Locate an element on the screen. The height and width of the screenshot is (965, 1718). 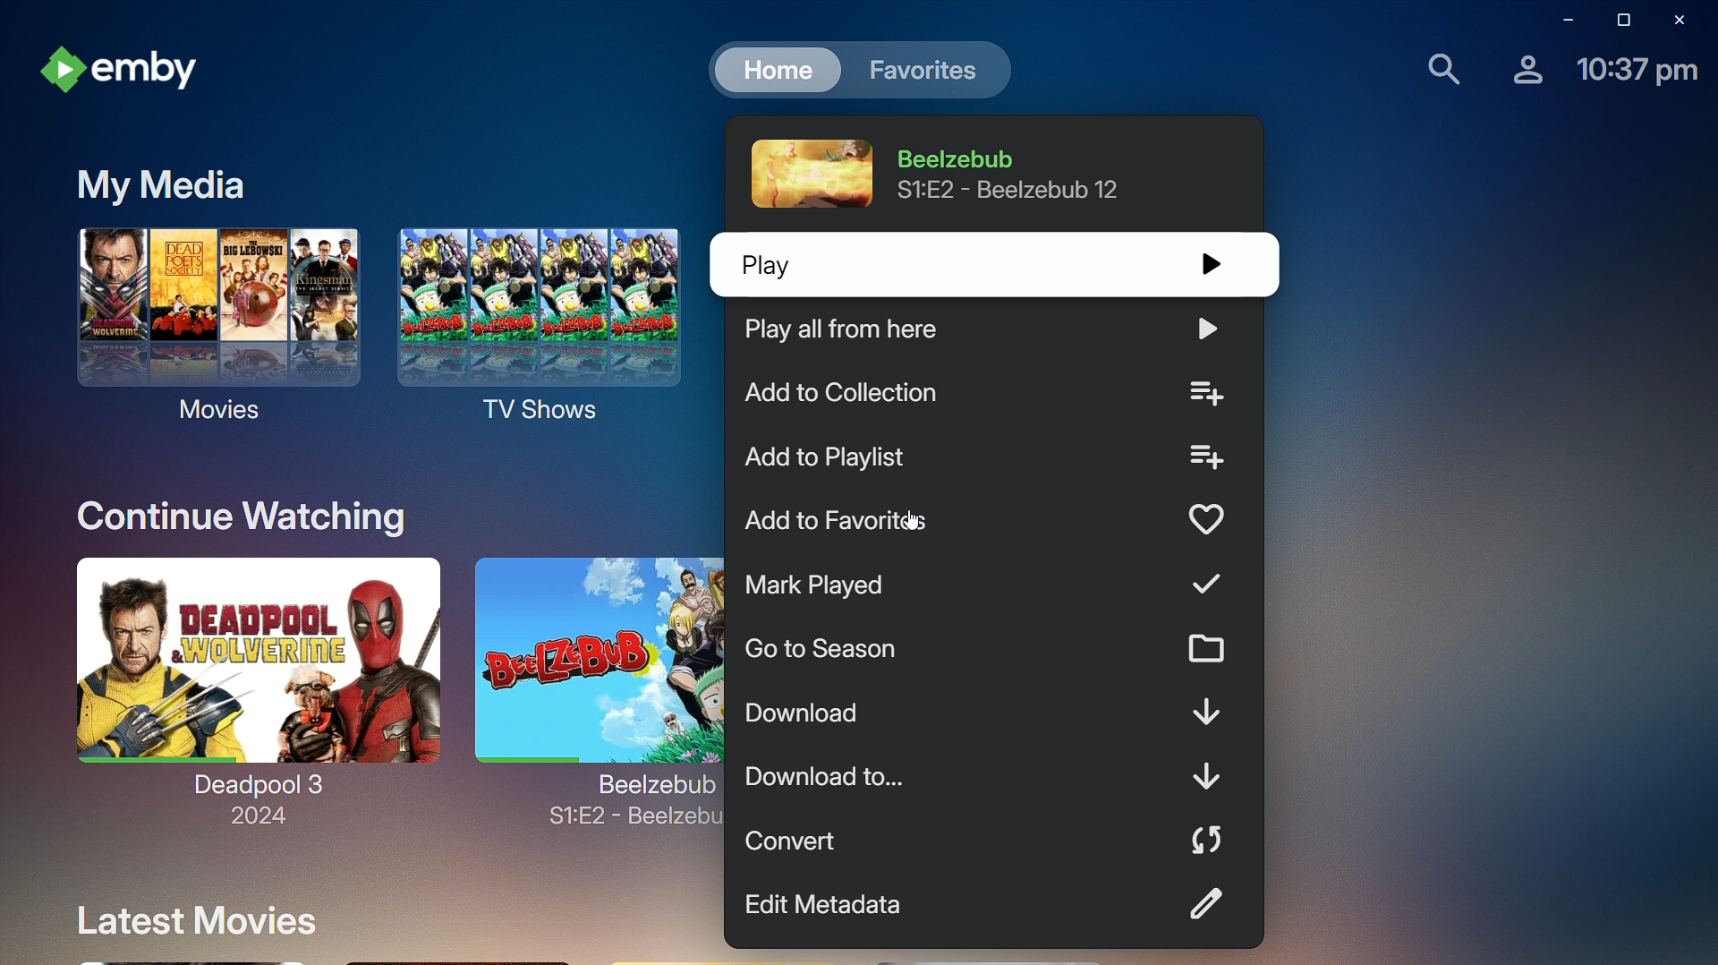
Restore is located at coordinates (1620, 20).